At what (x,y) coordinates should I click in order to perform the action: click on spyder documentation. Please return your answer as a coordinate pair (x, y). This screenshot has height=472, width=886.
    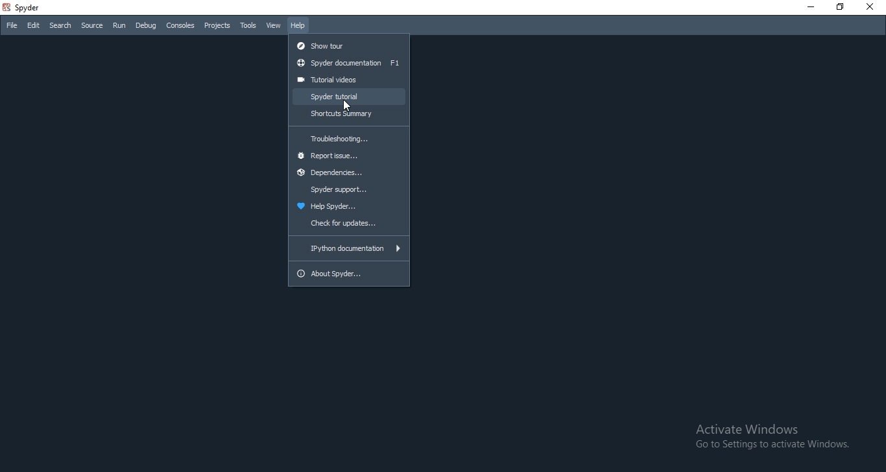
    Looking at the image, I should click on (348, 63).